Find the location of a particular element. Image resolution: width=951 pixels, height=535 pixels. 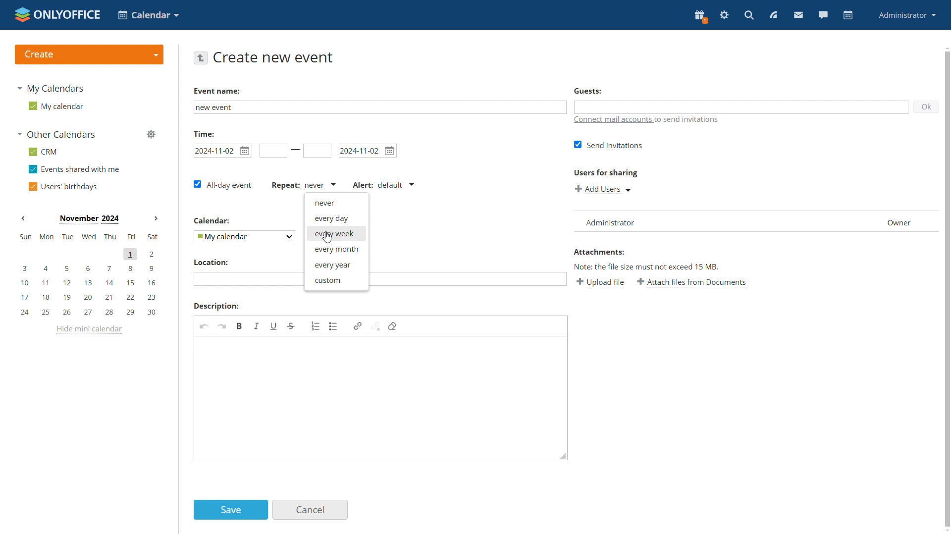

scroll down is located at coordinates (945, 531).